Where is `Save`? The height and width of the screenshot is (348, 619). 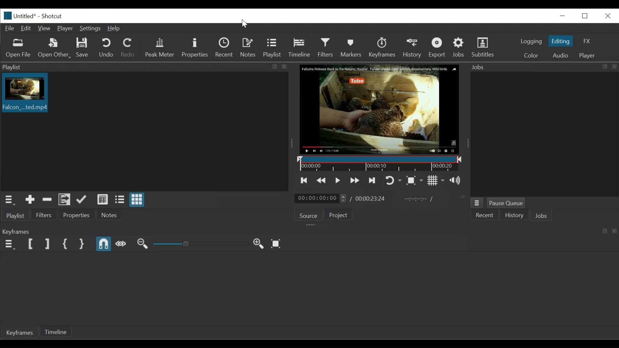 Save is located at coordinates (83, 48).